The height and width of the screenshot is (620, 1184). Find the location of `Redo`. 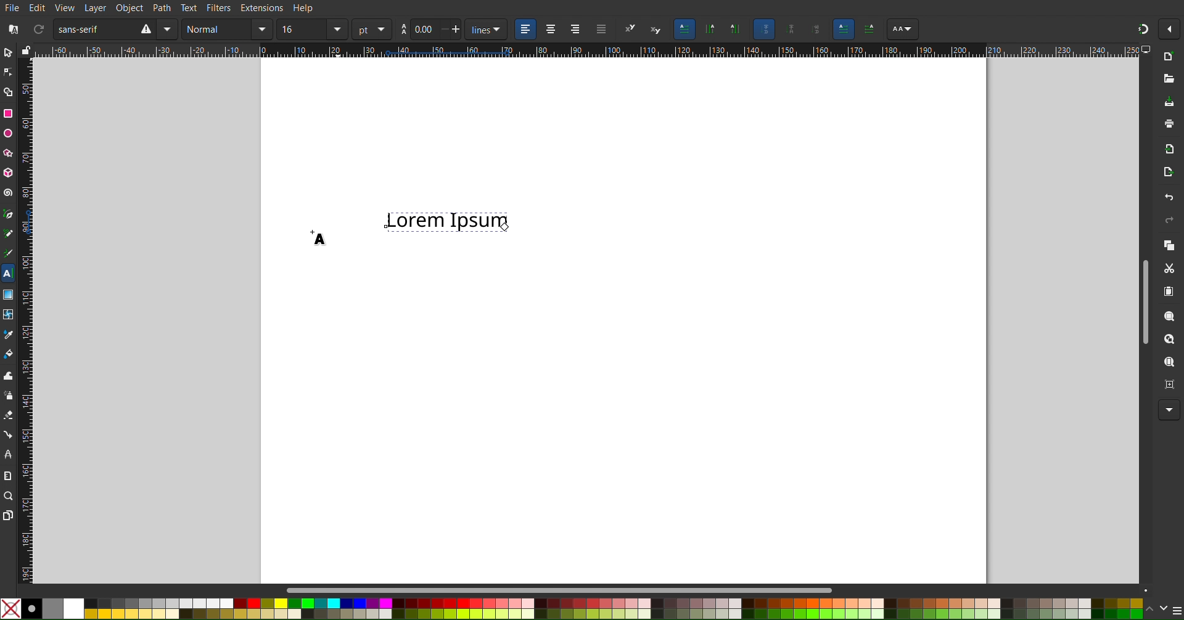

Redo is located at coordinates (1169, 220).